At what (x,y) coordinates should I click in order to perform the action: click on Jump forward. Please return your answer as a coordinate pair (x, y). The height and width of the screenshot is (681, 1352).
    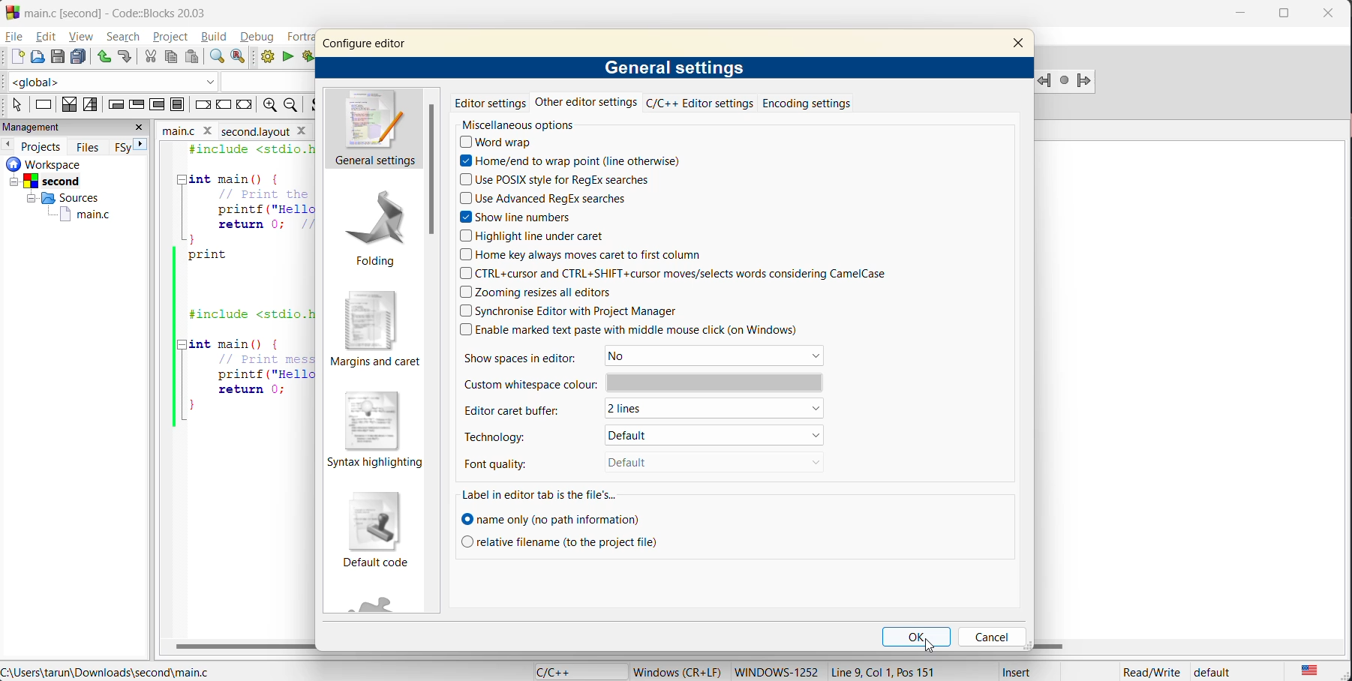
    Looking at the image, I should click on (1086, 79).